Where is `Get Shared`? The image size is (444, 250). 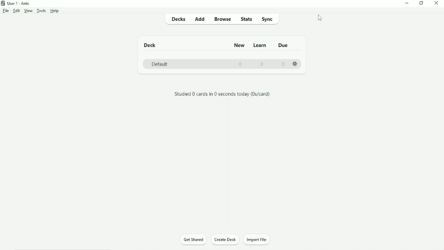
Get Shared is located at coordinates (194, 240).